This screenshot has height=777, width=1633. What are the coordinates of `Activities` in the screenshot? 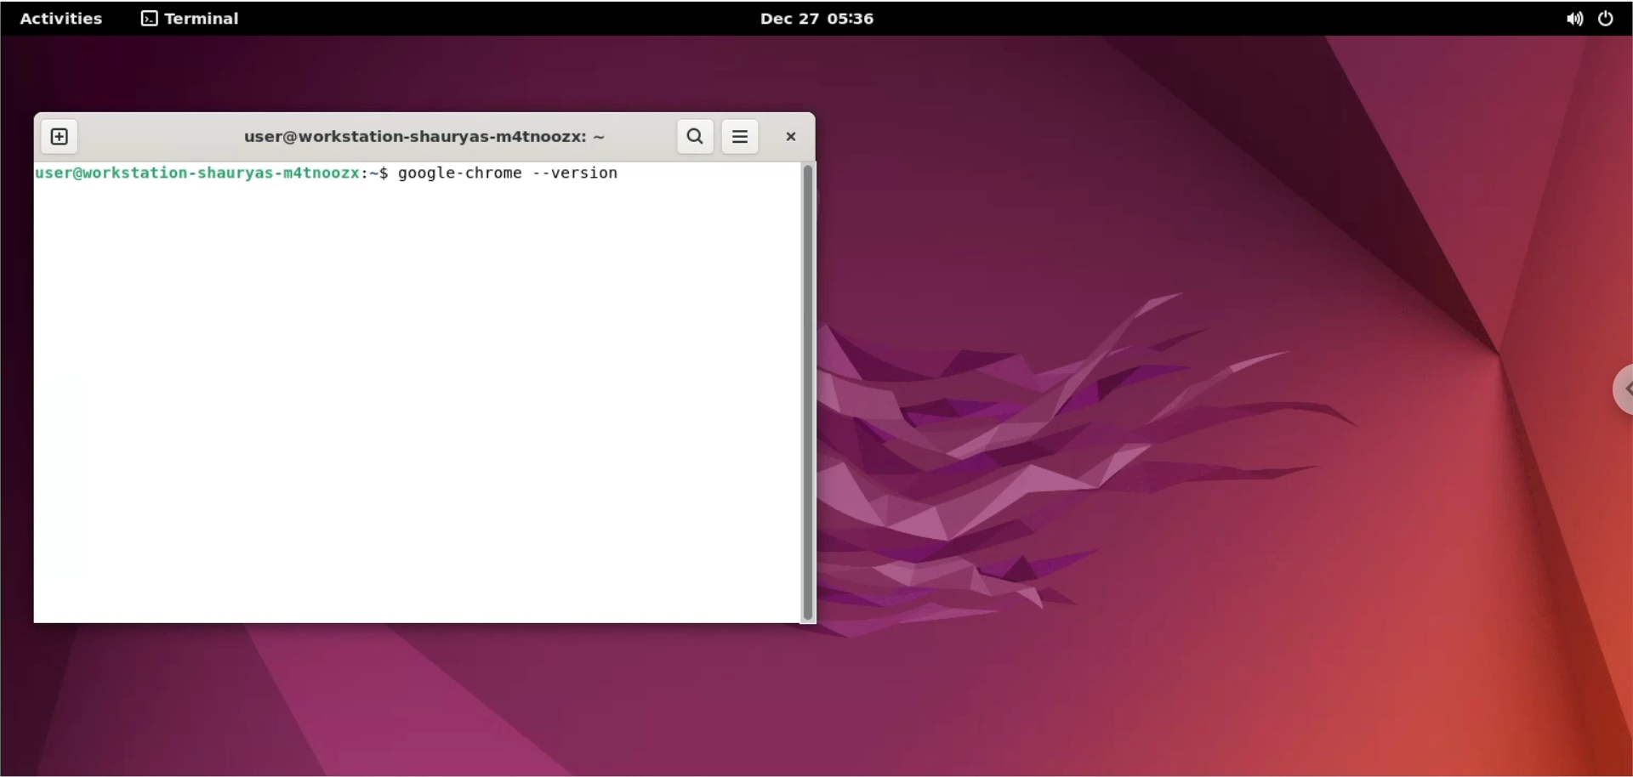 It's located at (63, 17).